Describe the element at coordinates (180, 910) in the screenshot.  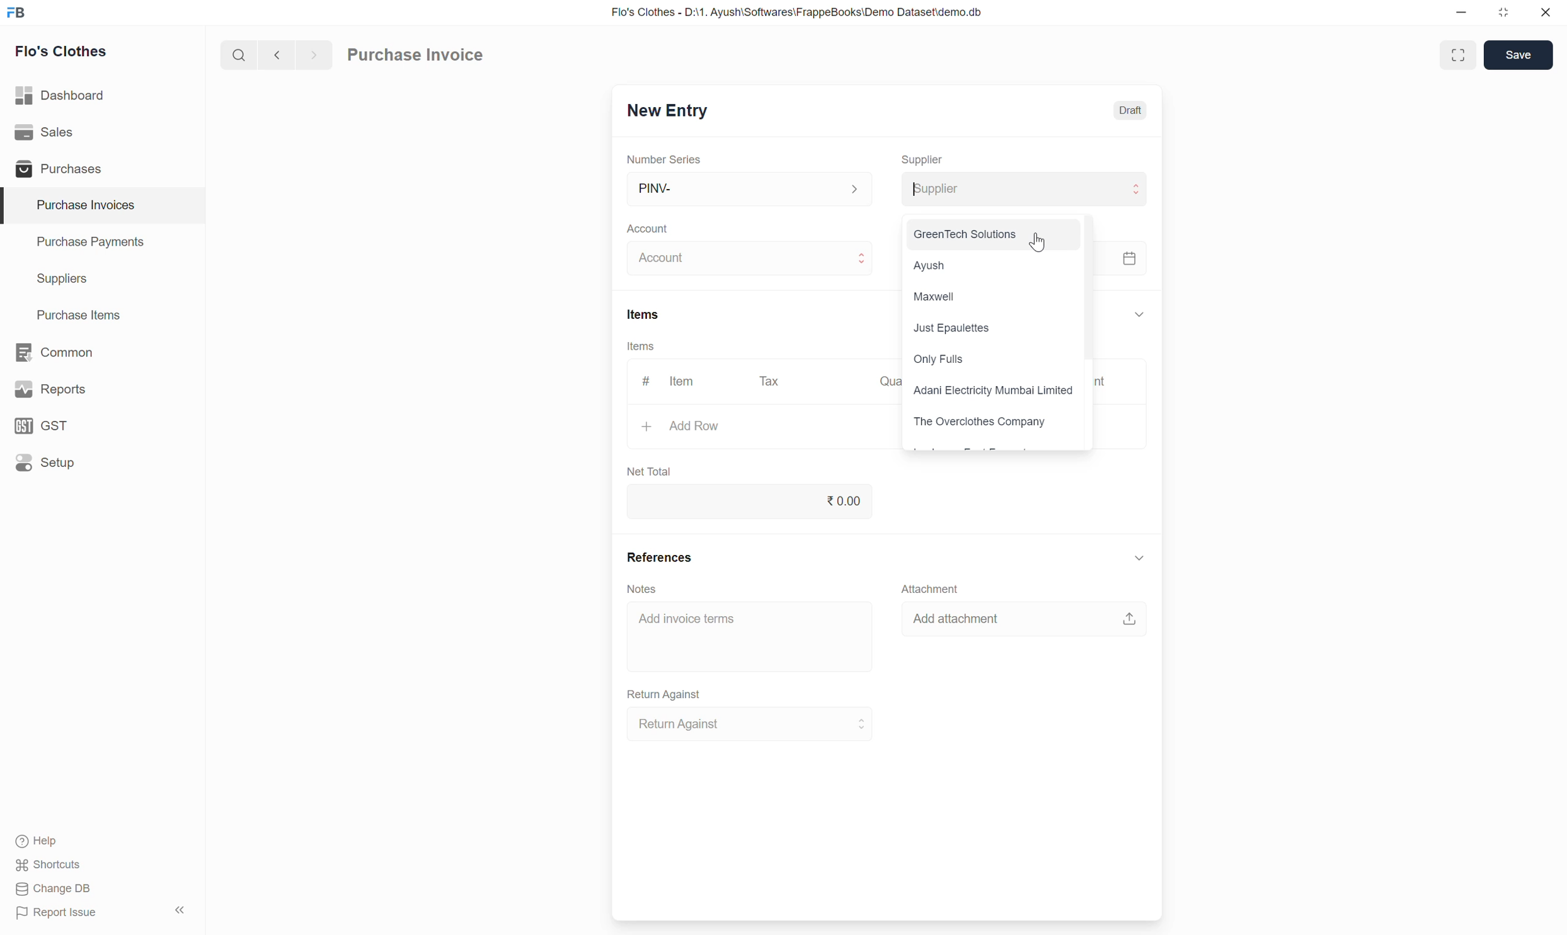
I see `Collapse` at that location.